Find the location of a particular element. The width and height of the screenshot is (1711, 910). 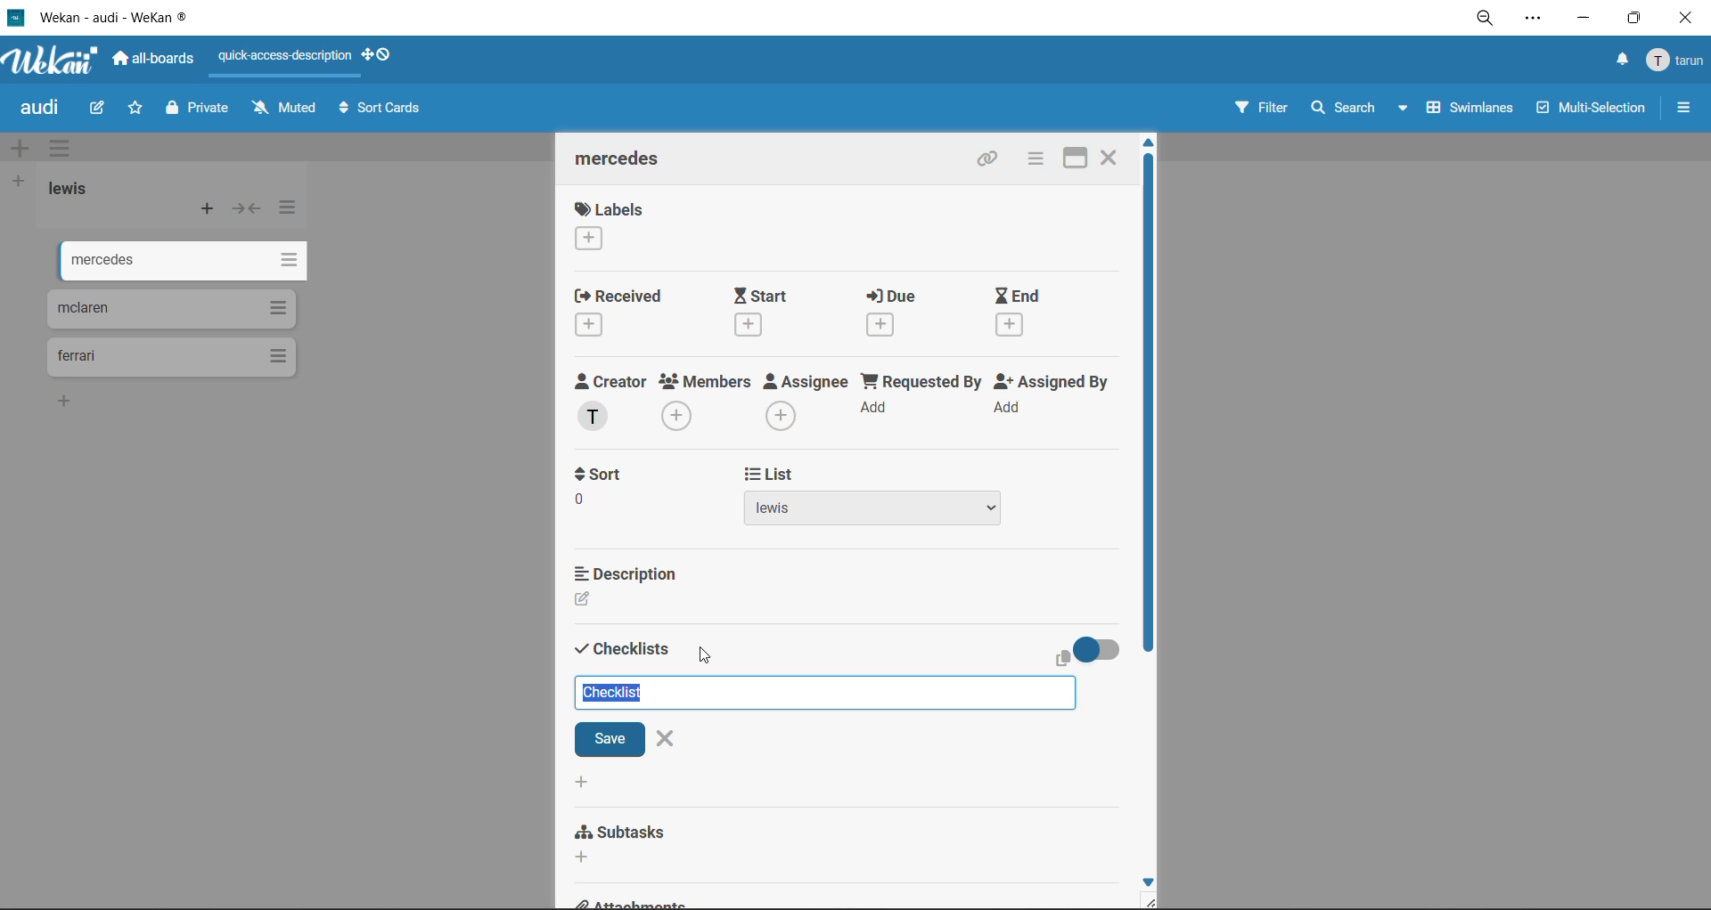

app titlew is located at coordinates (141, 20).